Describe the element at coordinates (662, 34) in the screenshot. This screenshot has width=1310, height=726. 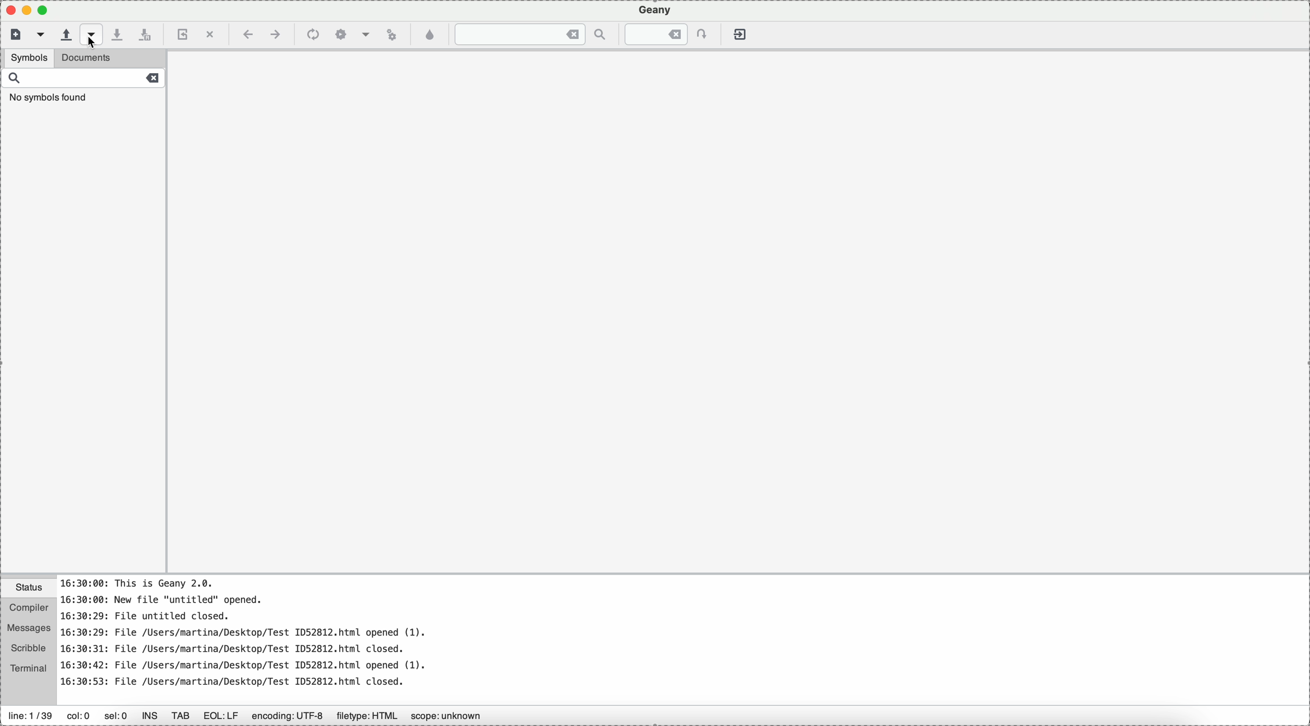
I see `jump to the entered line number` at that location.